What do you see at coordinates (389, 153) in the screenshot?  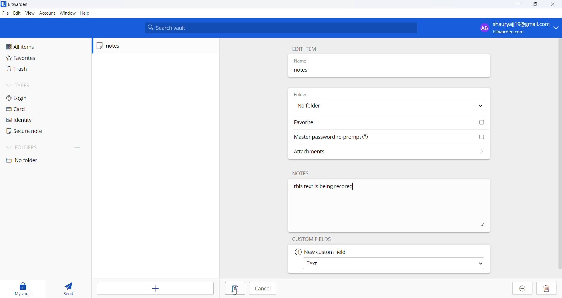 I see `attachments options ` at bounding box center [389, 153].